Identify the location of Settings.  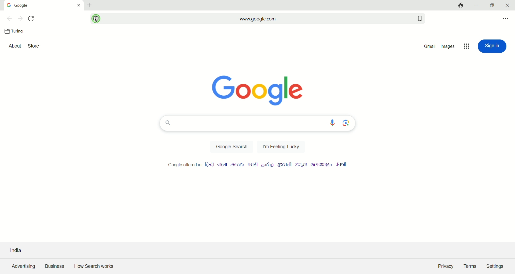
(496, 265).